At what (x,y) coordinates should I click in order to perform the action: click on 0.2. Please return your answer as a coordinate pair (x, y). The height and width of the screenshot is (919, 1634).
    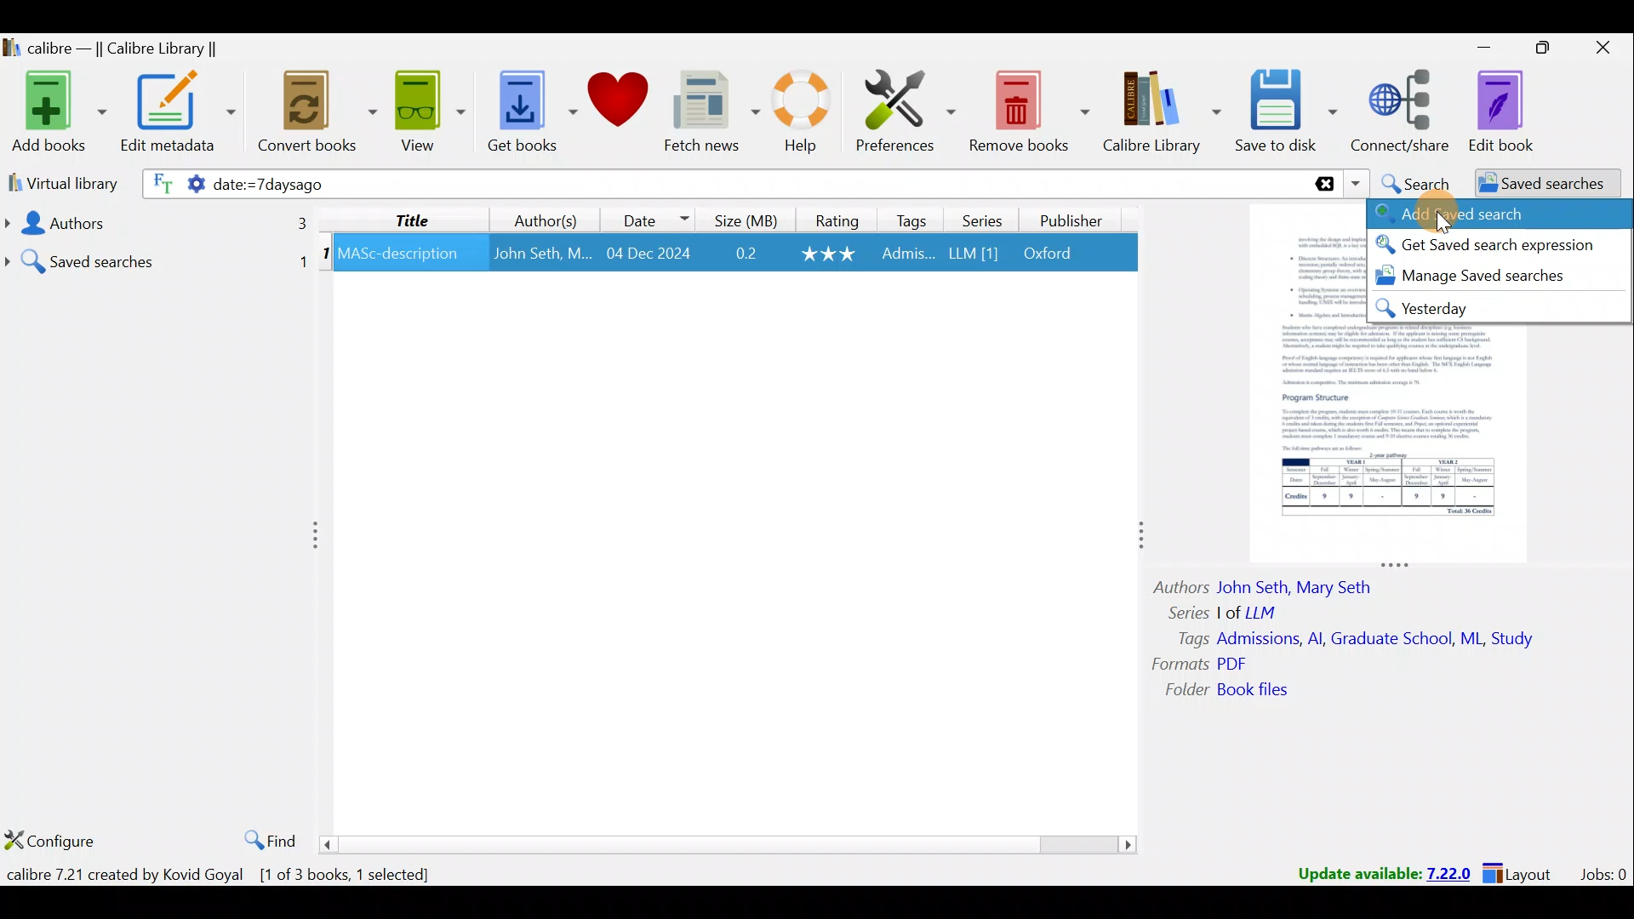
    Looking at the image, I should click on (746, 254).